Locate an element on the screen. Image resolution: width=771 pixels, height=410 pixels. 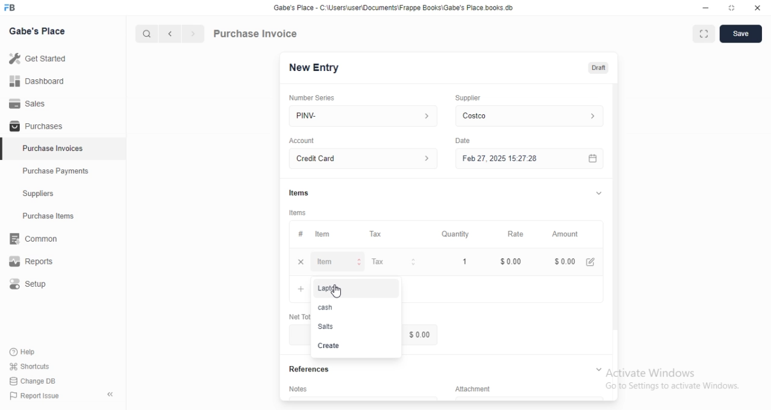
Tax is located at coordinates (392, 262).